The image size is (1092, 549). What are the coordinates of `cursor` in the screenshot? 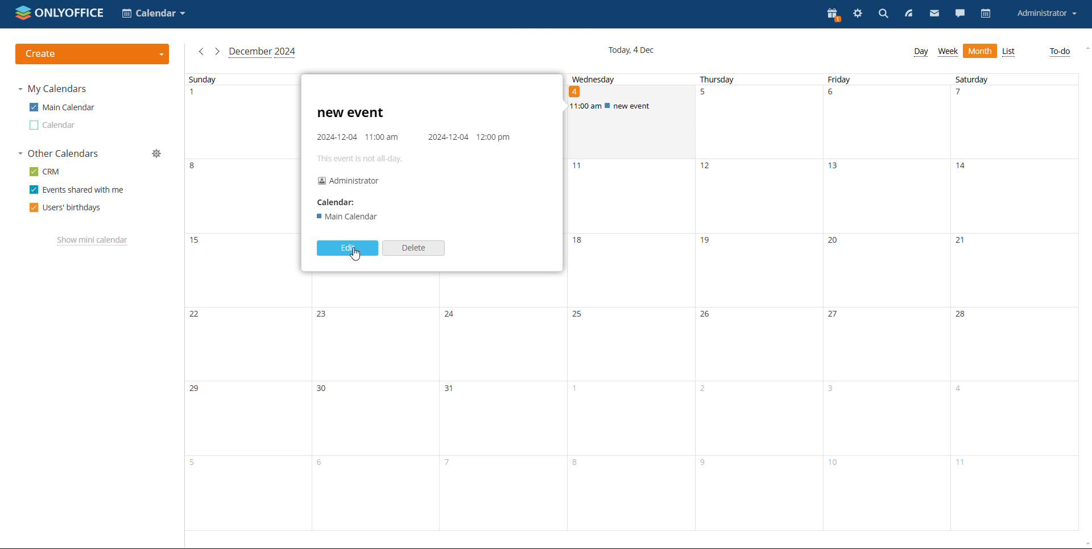 It's located at (356, 256).